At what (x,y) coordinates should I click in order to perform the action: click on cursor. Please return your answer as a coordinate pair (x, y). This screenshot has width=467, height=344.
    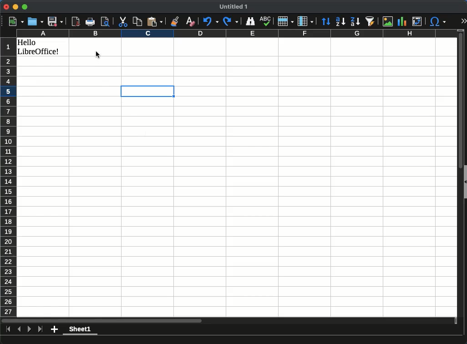
    Looking at the image, I should click on (98, 55).